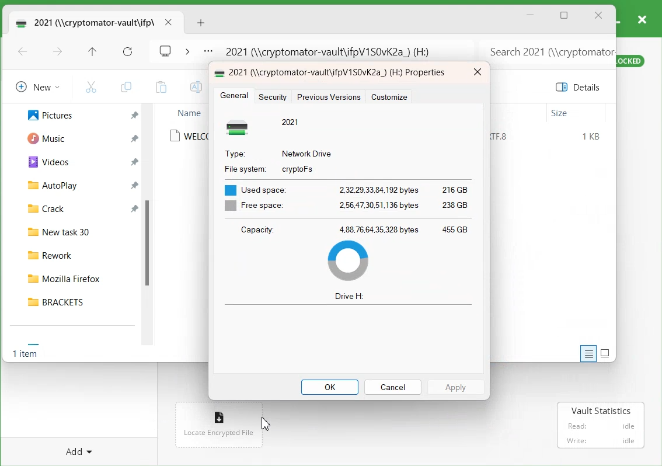  What do you see at coordinates (546, 48) in the screenshot?
I see `Search bar` at bounding box center [546, 48].